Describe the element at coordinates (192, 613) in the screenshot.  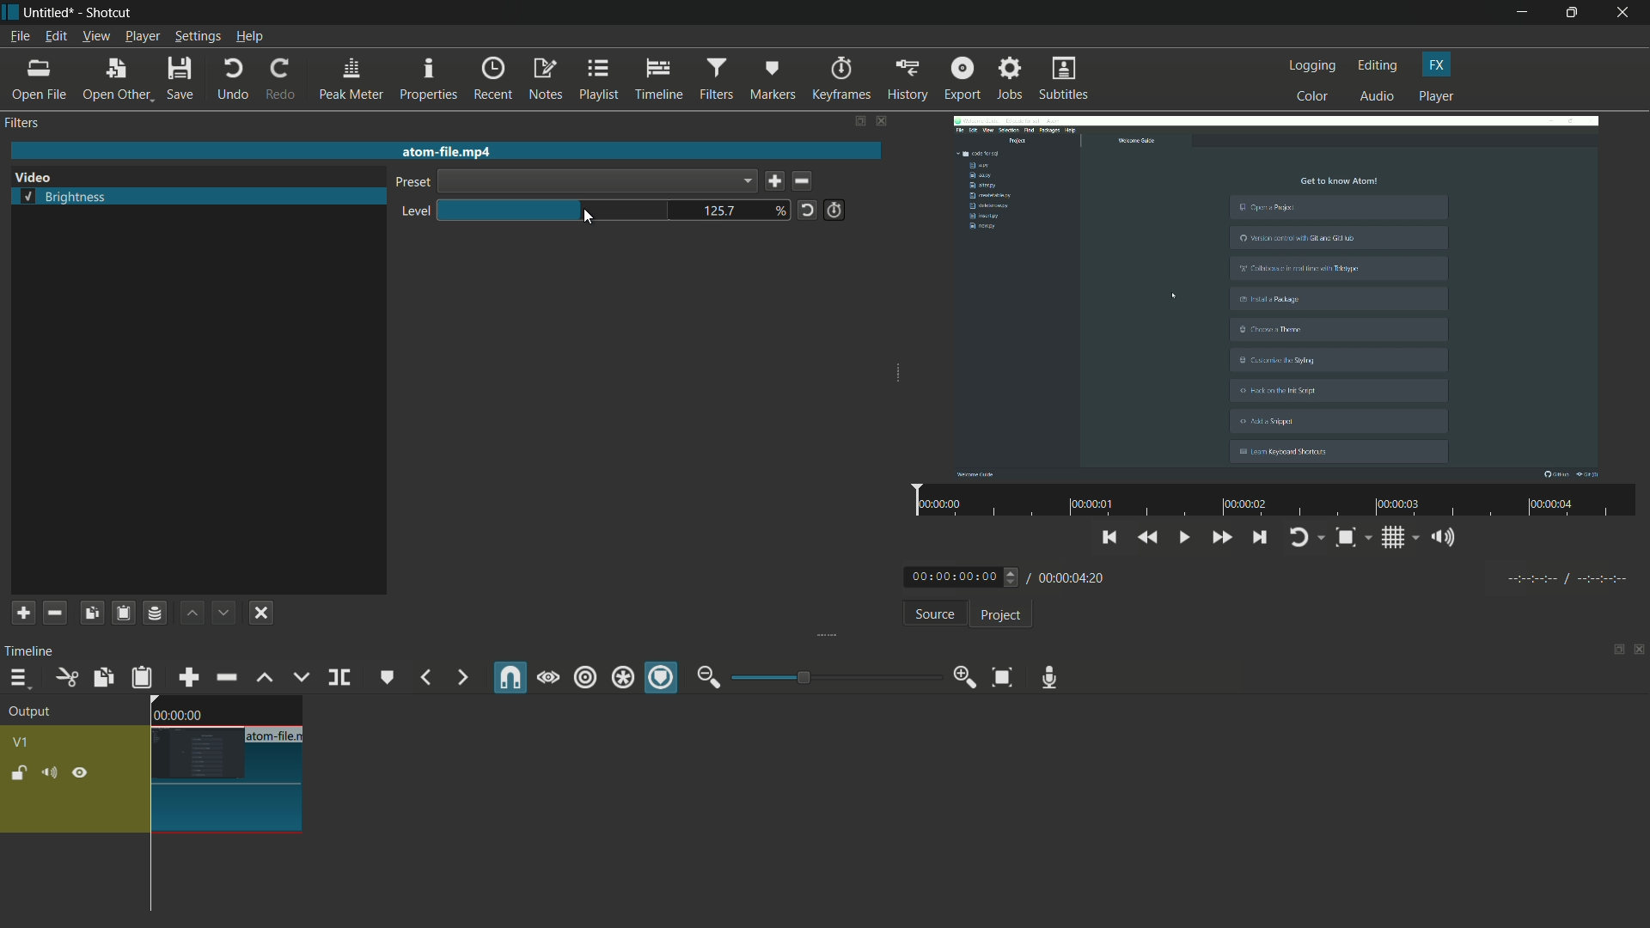
I see `move filter up` at that location.